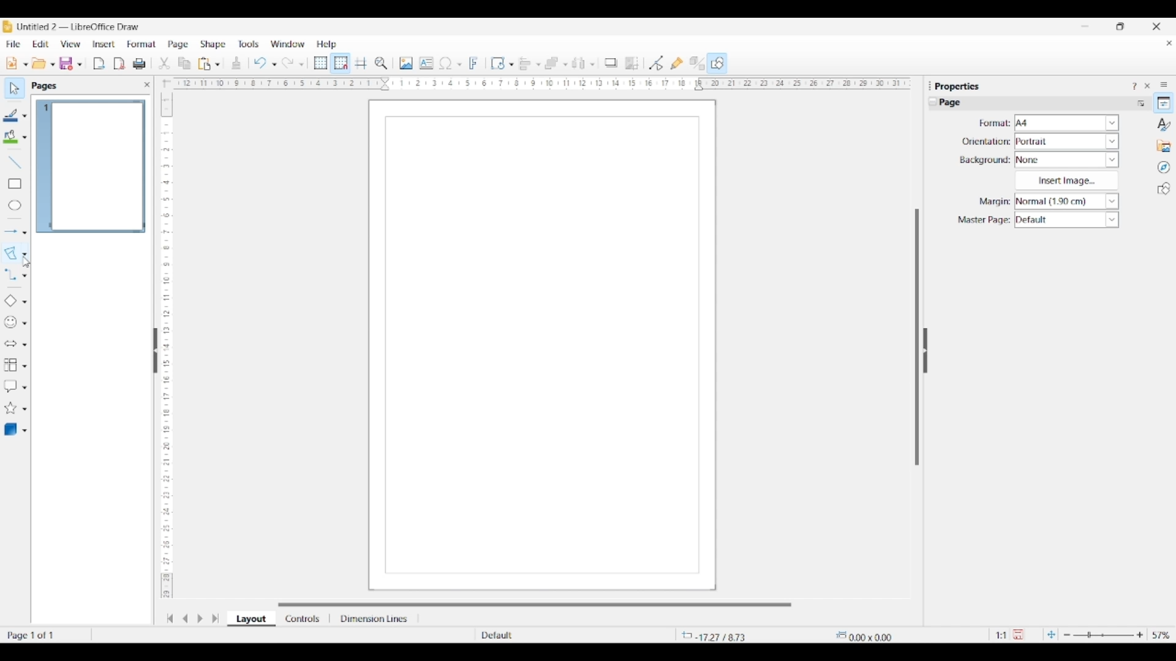 This screenshot has width=1176, height=661. I want to click on Master page options, so click(1066, 220).